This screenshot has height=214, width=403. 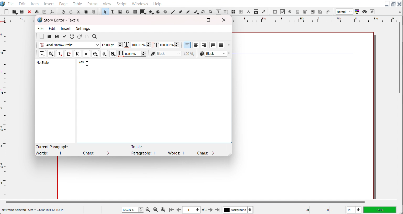 What do you see at coordinates (83, 28) in the screenshot?
I see `Settings` at bounding box center [83, 28].